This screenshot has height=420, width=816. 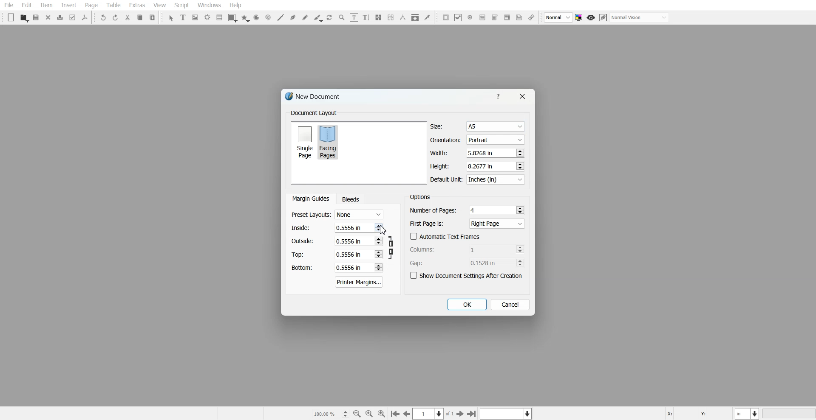 What do you see at coordinates (46, 6) in the screenshot?
I see `Item` at bounding box center [46, 6].